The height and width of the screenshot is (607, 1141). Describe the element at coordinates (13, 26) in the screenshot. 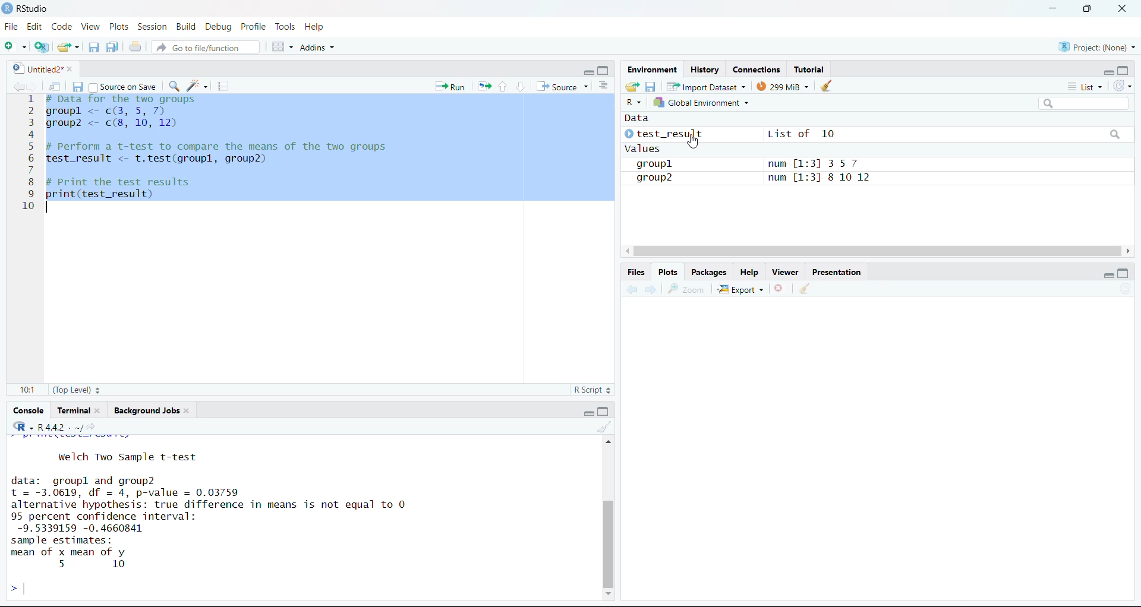

I see `File` at that location.